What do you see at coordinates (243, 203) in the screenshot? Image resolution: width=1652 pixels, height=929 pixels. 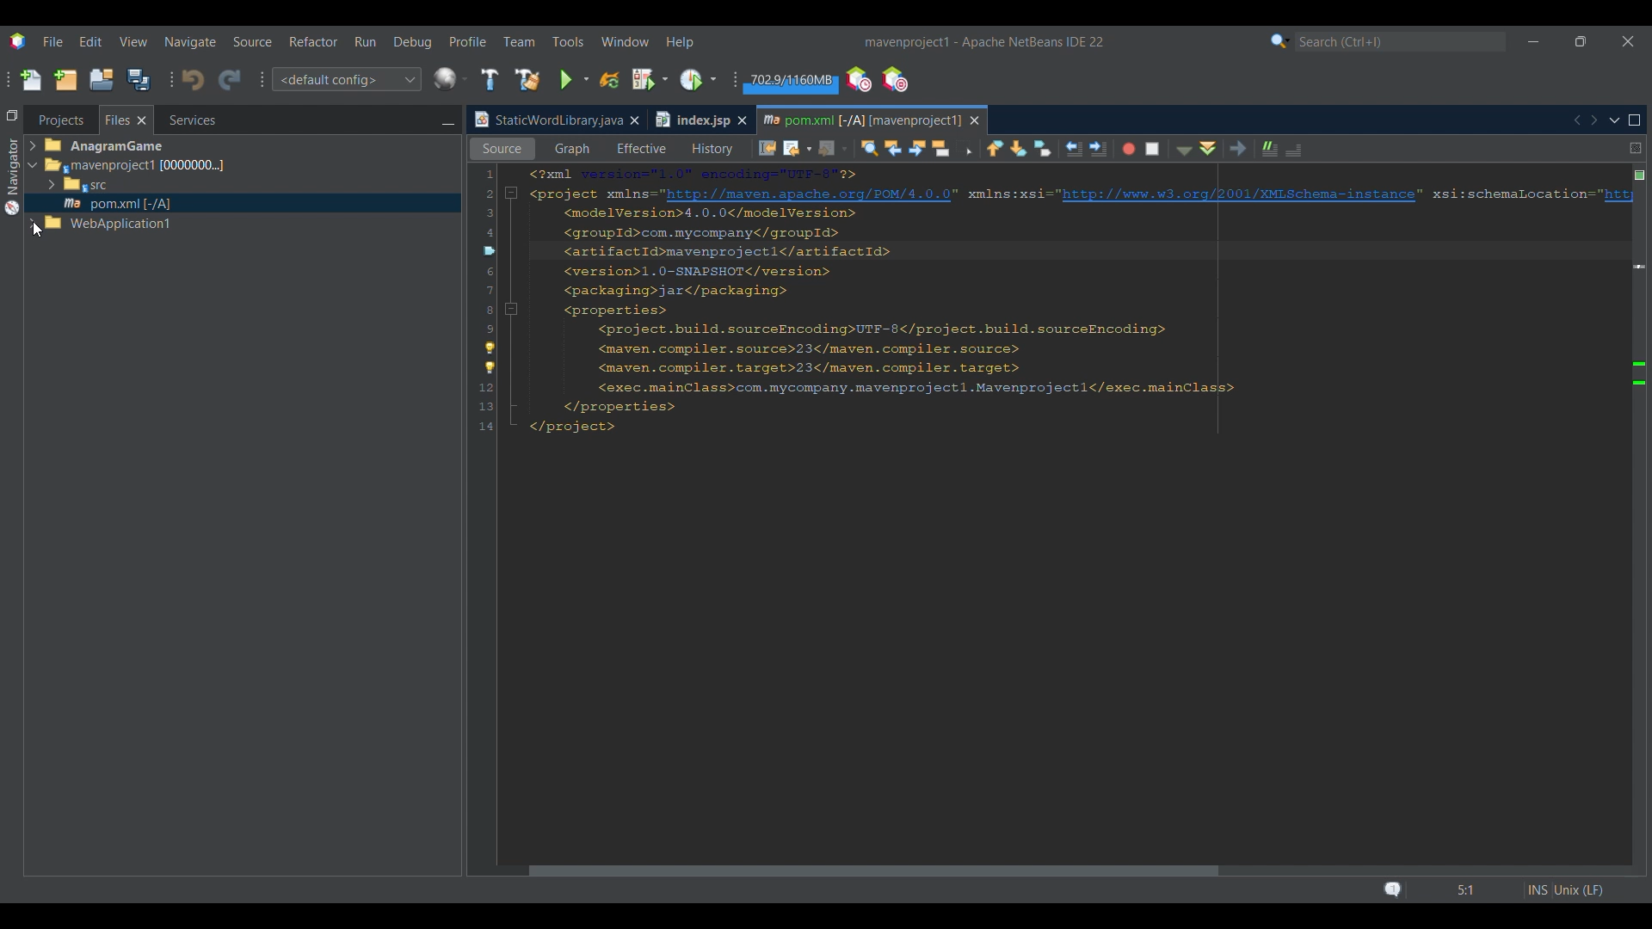 I see `Selected file highlighted` at bounding box center [243, 203].